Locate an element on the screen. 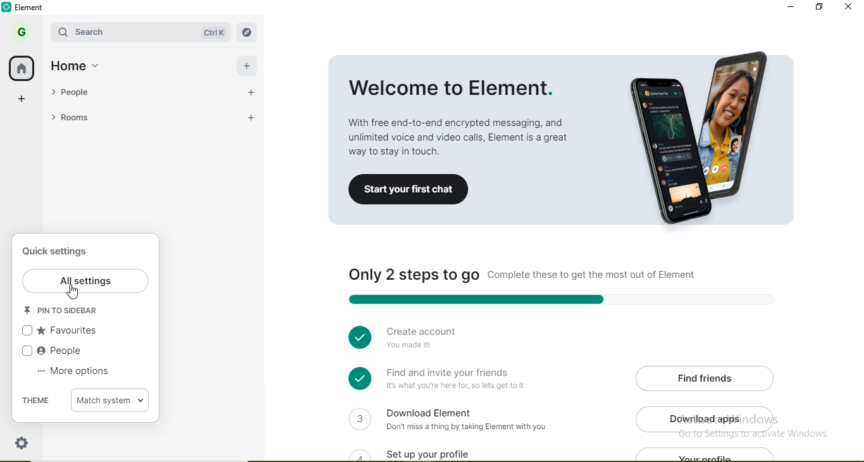 This screenshot has height=462, width=864. Only 2 stepts to go is located at coordinates (554, 276).